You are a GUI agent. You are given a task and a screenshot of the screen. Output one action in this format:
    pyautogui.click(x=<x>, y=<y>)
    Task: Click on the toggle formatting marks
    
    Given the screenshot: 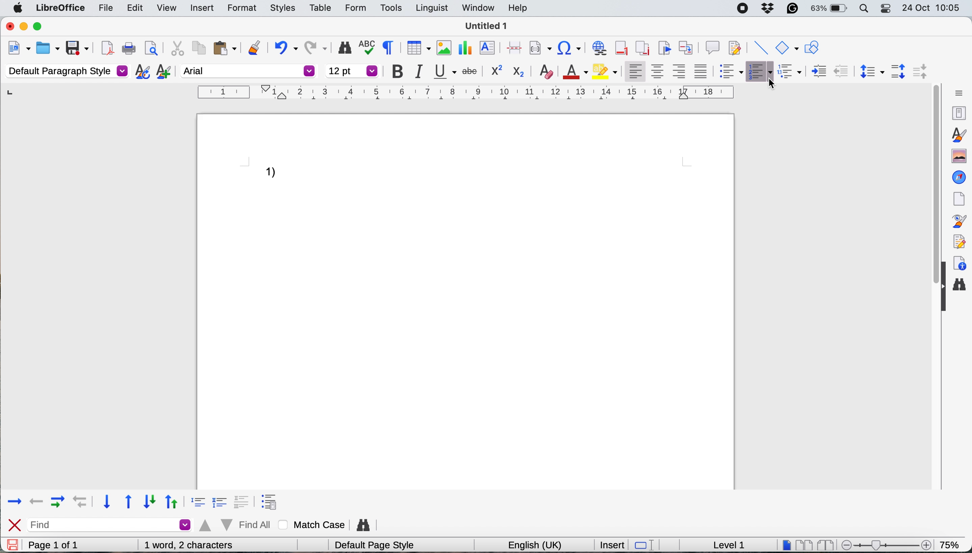 What is the action you would take?
    pyautogui.click(x=390, y=47)
    